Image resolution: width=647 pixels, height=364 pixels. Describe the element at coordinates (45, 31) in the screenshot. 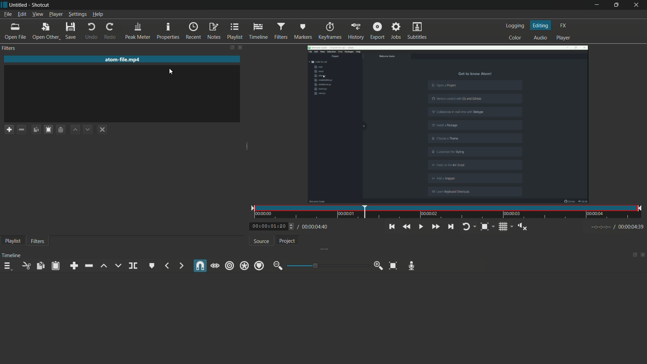

I see `open other` at that location.